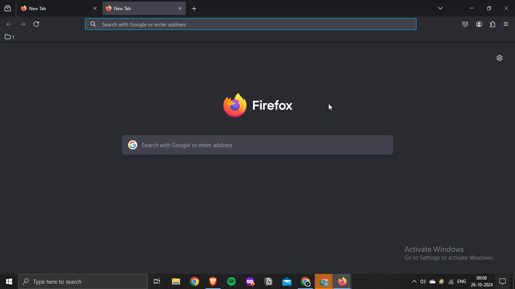 The image size is (515, 289). I want to click on back, so click(9, 24).